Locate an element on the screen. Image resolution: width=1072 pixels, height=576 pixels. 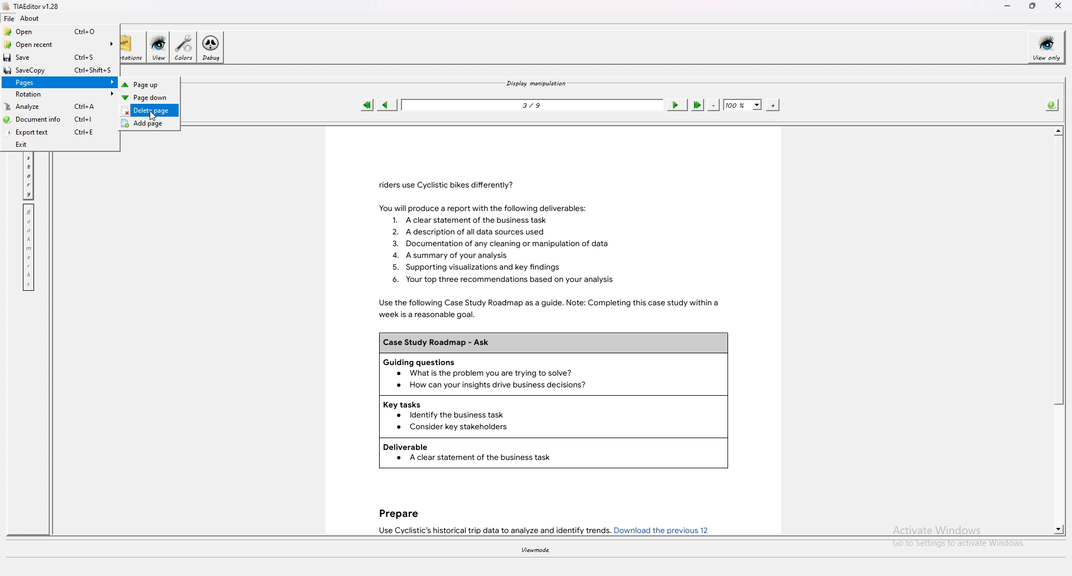
Page up is located at coordinates (145, 84).